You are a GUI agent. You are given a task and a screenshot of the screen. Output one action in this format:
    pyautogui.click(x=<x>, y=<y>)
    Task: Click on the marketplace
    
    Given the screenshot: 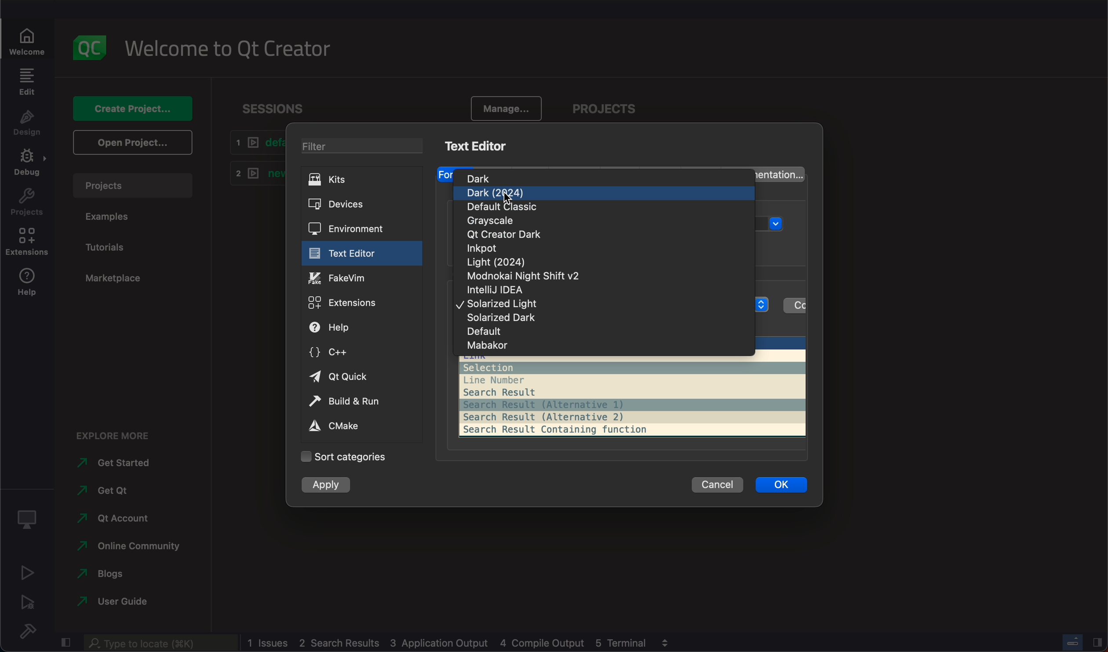 What is the action you would take?
    pyautogui.click(x=113, y=279)
    